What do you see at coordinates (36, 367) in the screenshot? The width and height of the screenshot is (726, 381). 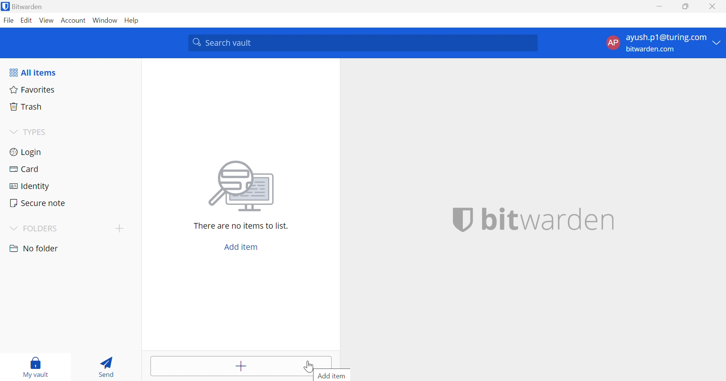 I see `My vault` at bounding box center [36, 367].